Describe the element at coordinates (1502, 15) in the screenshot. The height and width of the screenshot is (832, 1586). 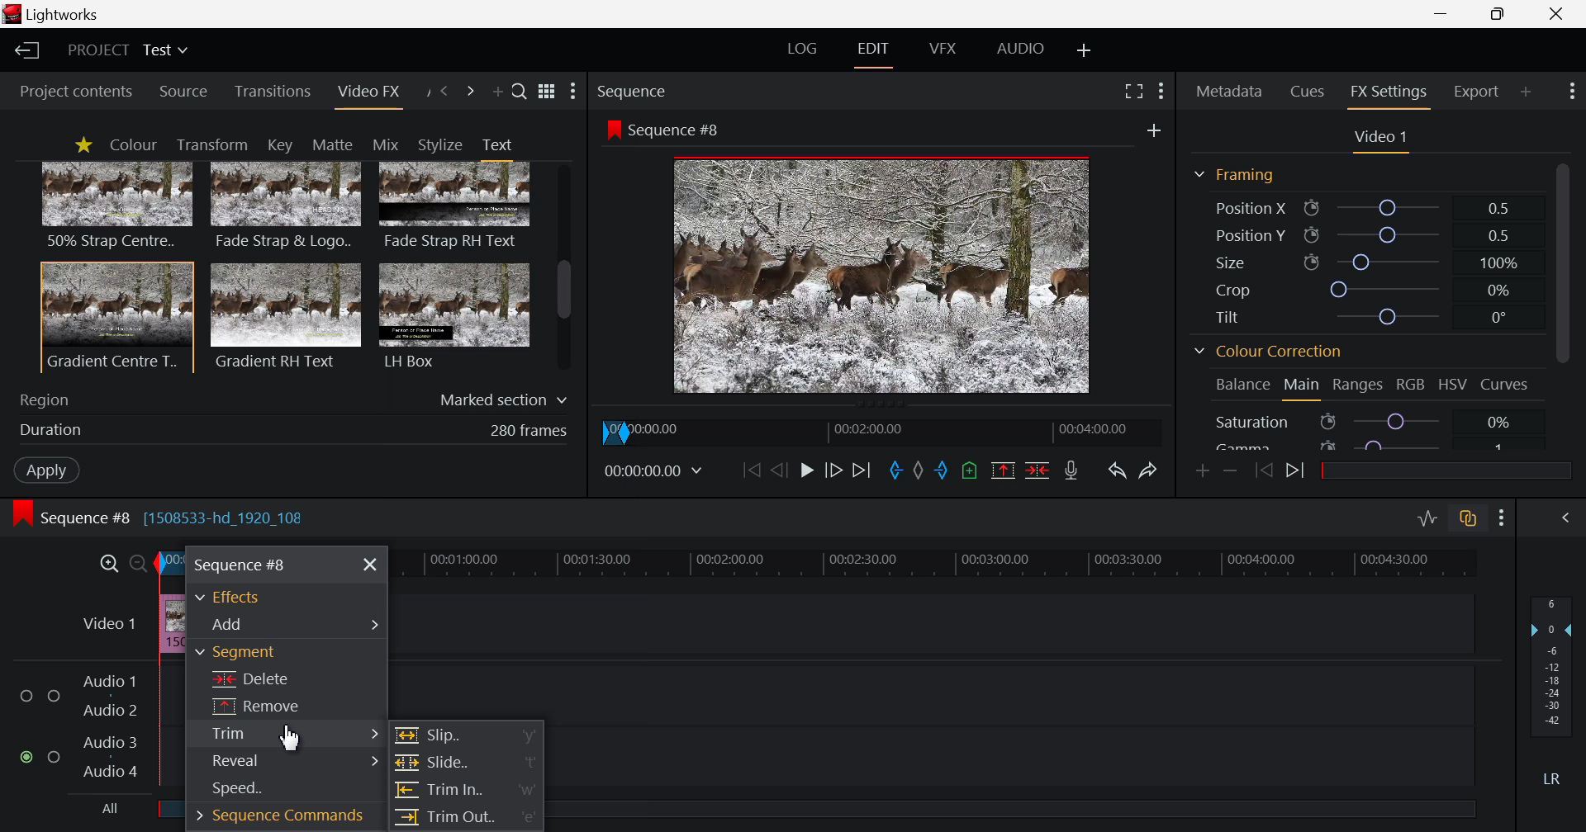
I see `Minimize` at that location.